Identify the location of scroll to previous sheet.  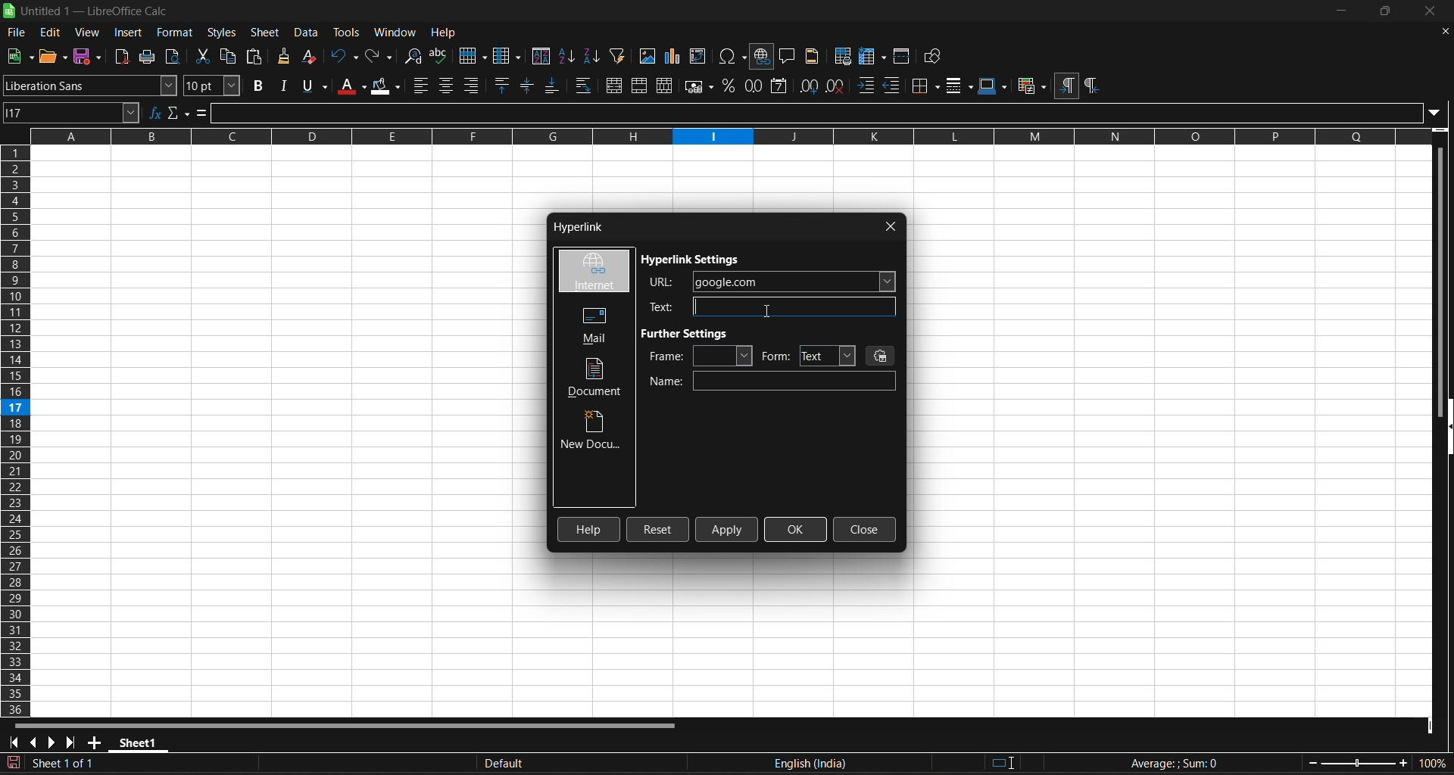
(33, 742).